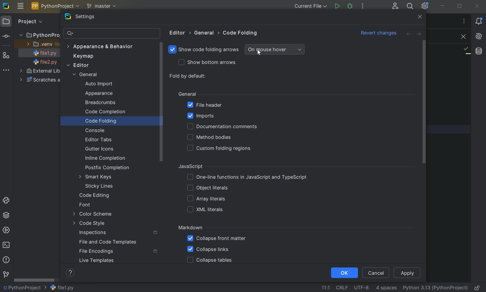  What do you see at coordinates (479, 37) in the screenshot?
I see `AI ASSISTANT` at bounding box center [479, 37].